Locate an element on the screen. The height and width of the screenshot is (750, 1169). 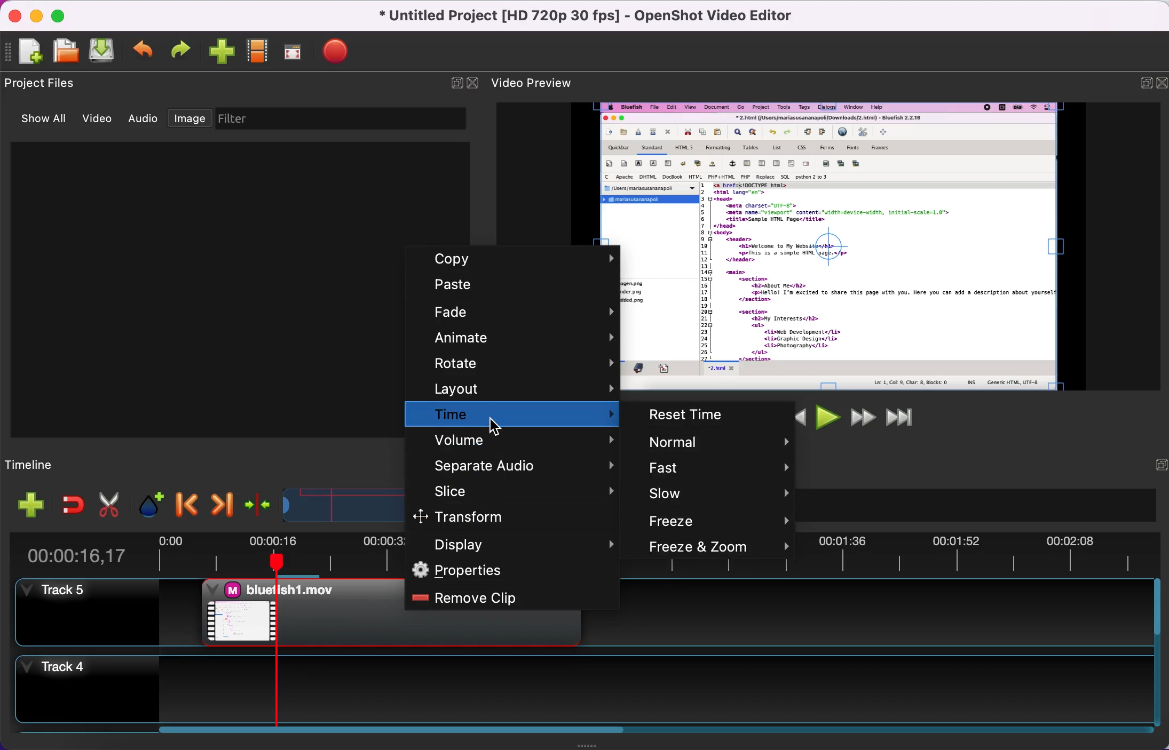
audio is located at coordinates (146, 120).